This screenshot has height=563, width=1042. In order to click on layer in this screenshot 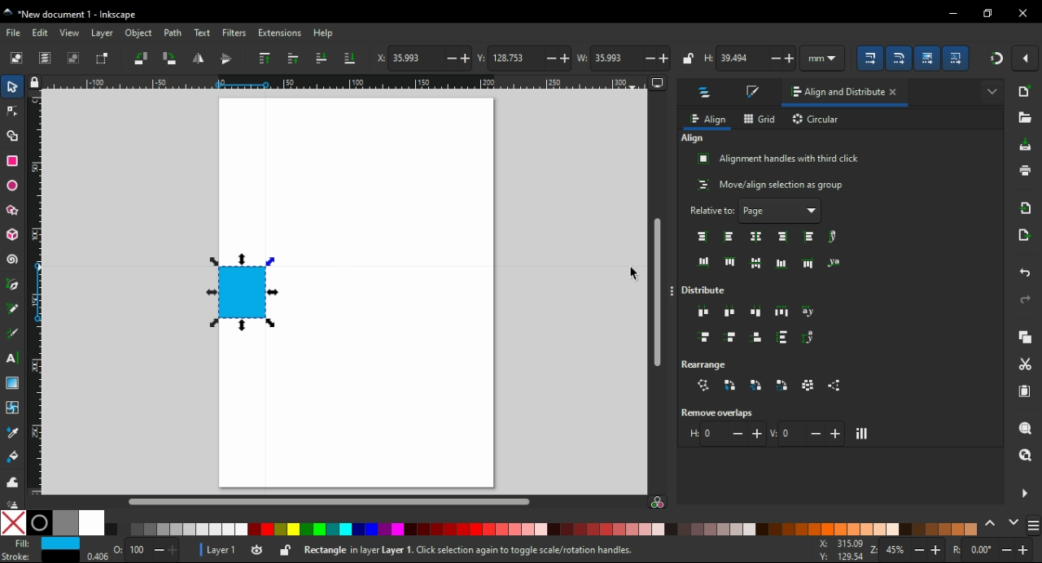, I will do `click(102, 33)`.